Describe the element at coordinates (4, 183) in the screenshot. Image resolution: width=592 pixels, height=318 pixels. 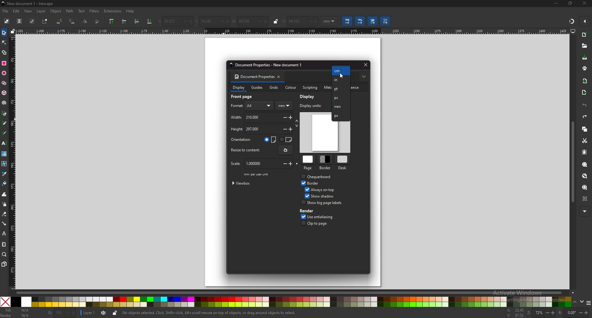
I see `paint bucket` at that location.